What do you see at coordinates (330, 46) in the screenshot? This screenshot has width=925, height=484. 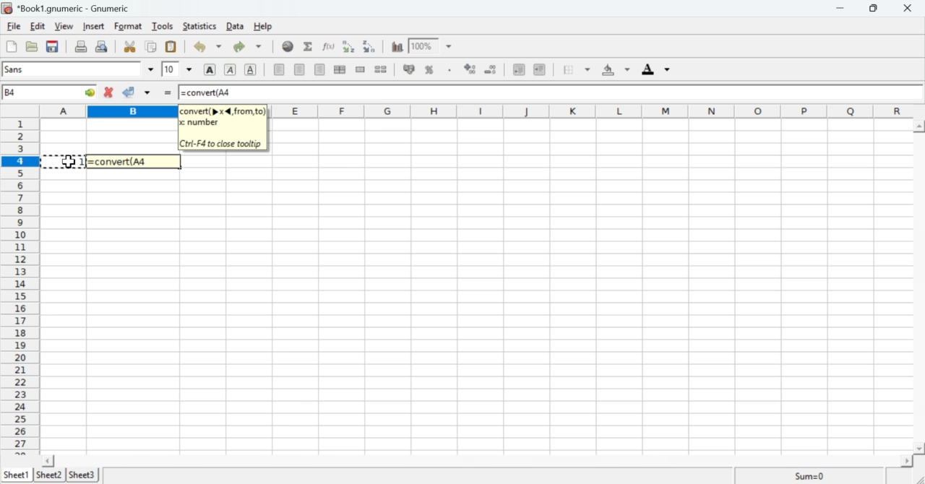 I see `Edit function` at bounding box center [330, 46].